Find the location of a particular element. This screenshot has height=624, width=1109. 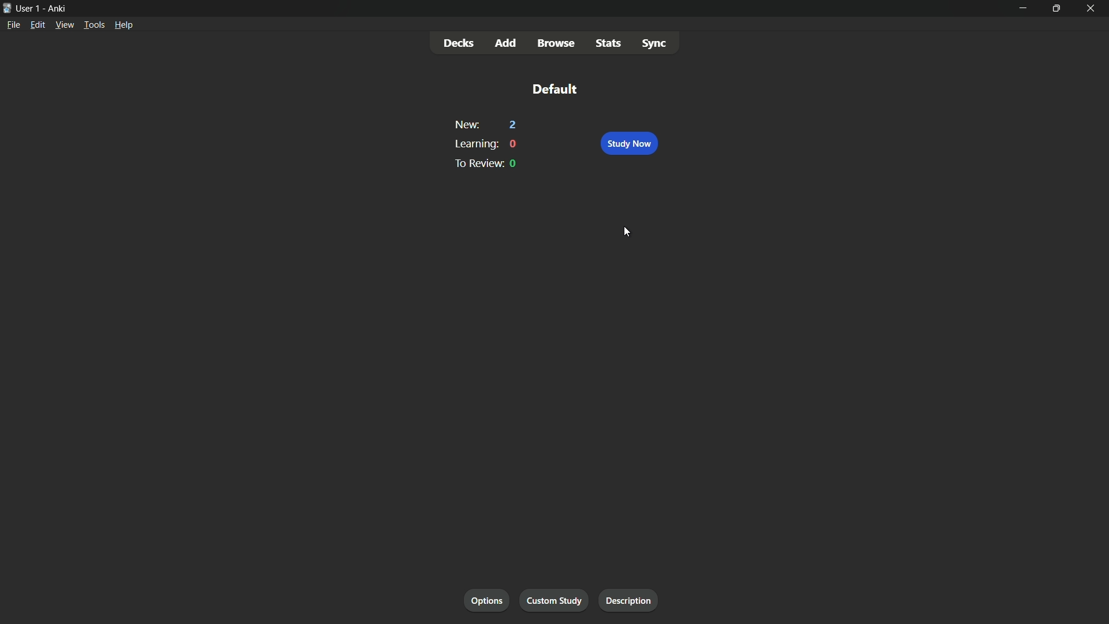

description is located at coordinates (626, 599).